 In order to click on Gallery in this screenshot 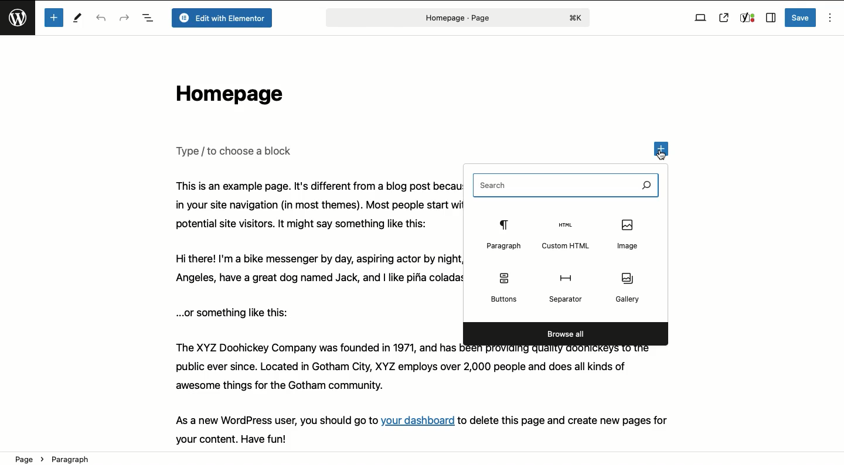, I will do `click(629, 286)`.